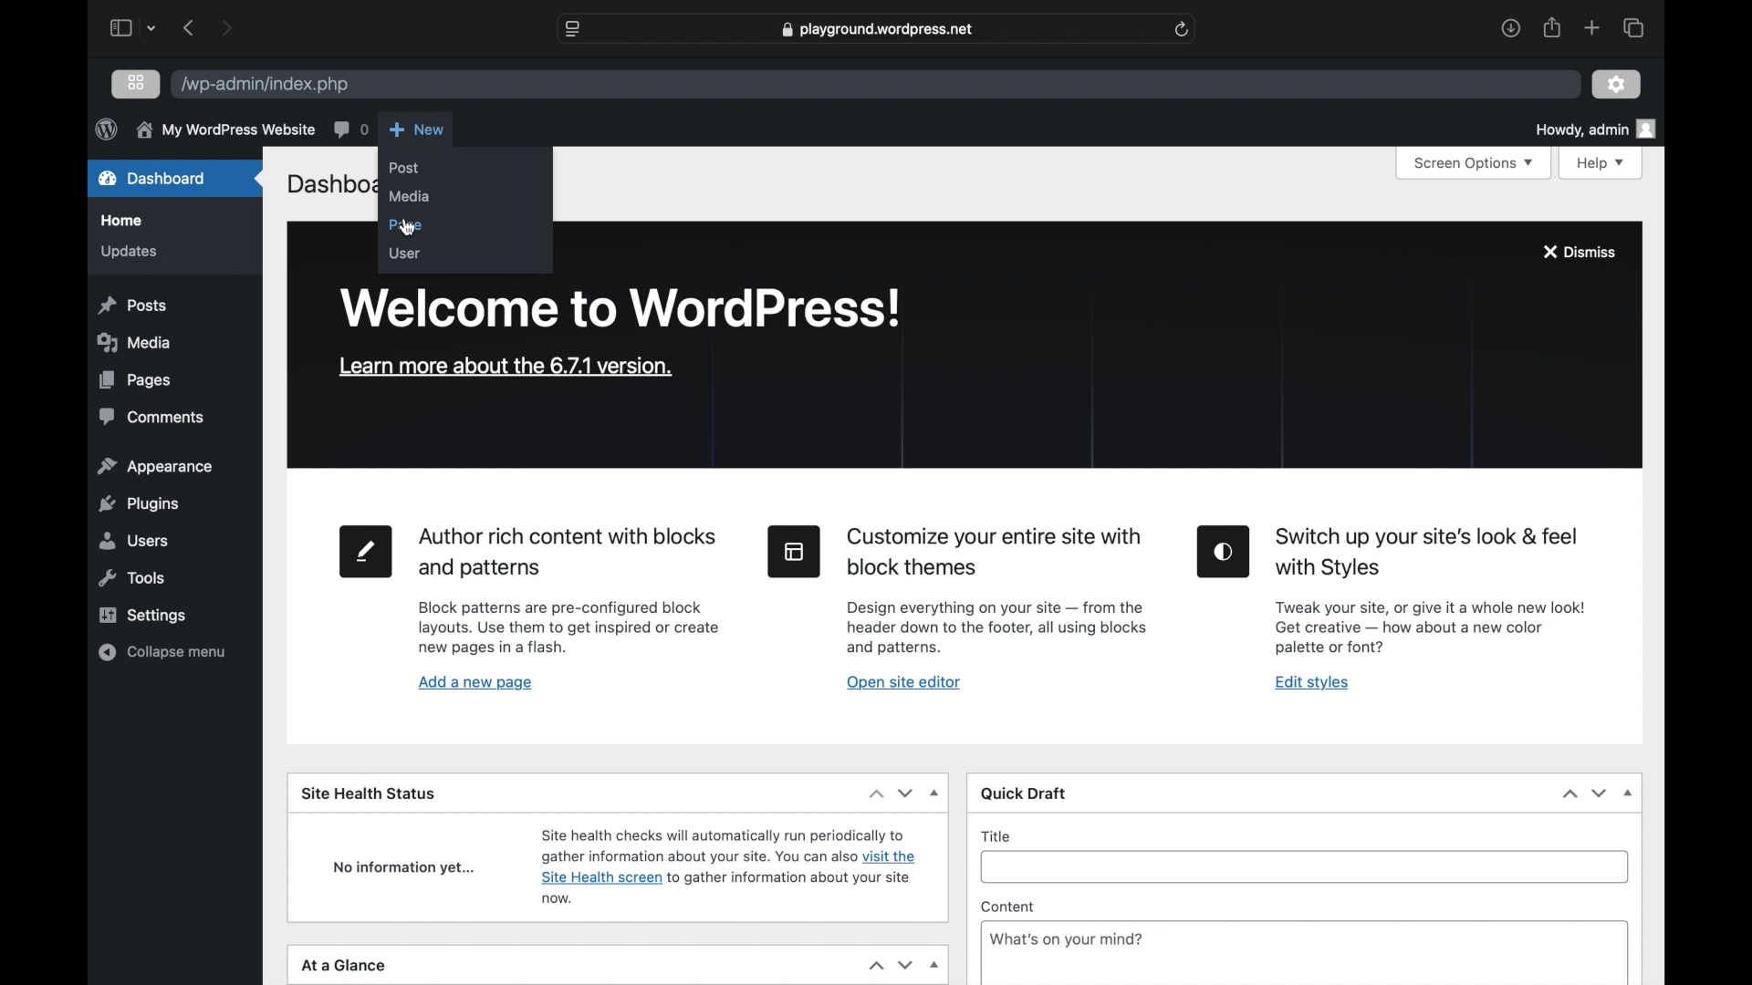 This screenshot has height=985, width=1752. Describe the element at coordinates (163, 653) in the screenshot. I see `collapse menu` at that location.